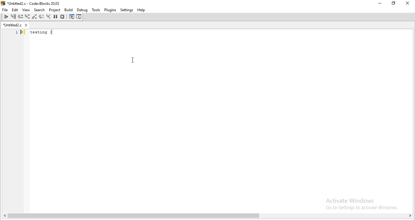 The image size is (415, 220). I want to click on settings, so click(126, 10).